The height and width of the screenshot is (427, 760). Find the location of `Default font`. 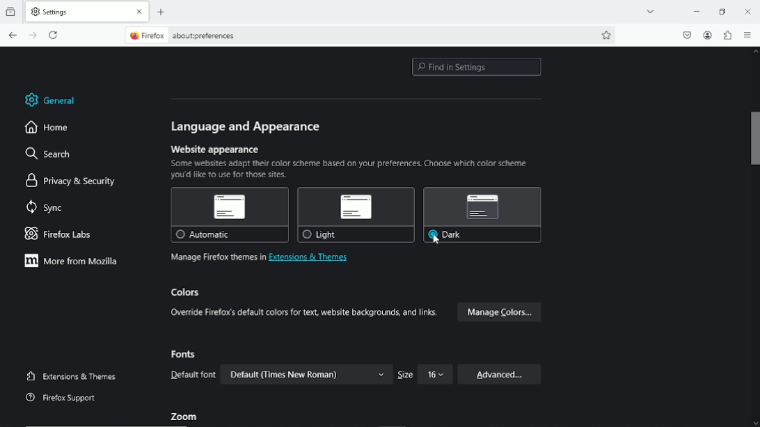

Default font is located at coordinates (182, 375).